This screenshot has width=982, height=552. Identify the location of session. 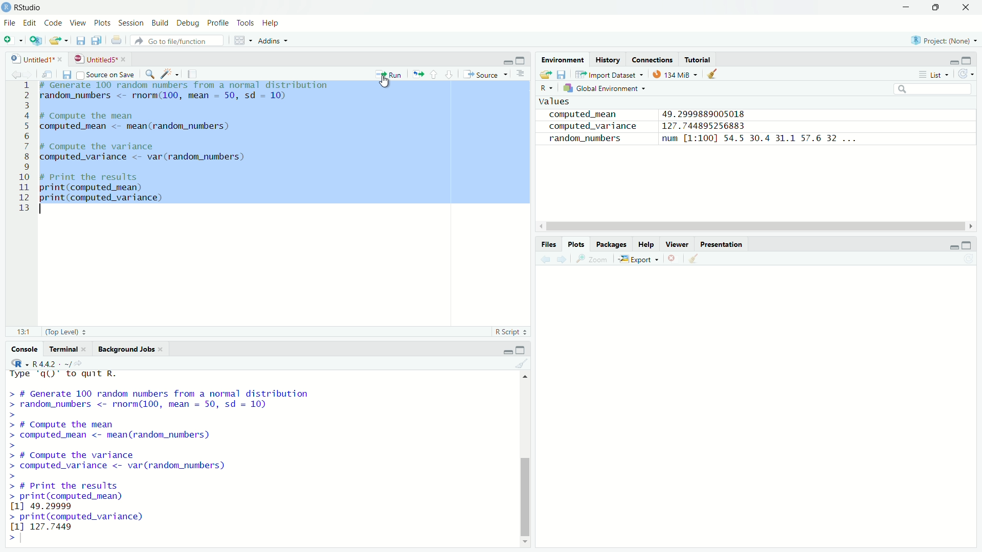
(132, 24).